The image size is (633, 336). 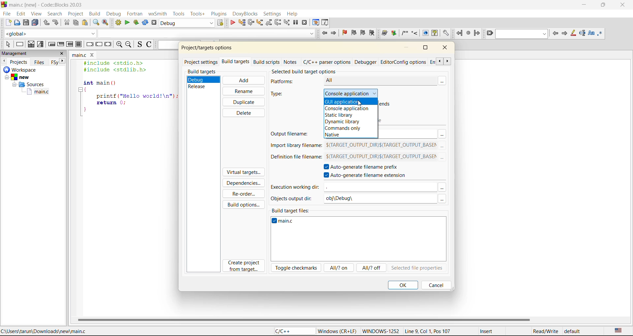 I want to click on release, so click(x=201, y=86).